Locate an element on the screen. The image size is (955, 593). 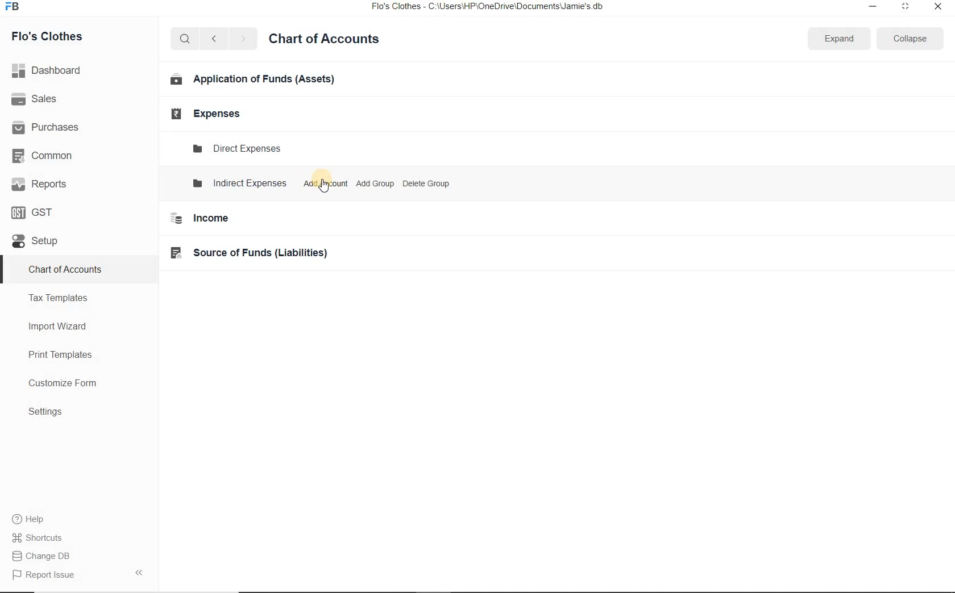
next is located at coordinates (243, 40).